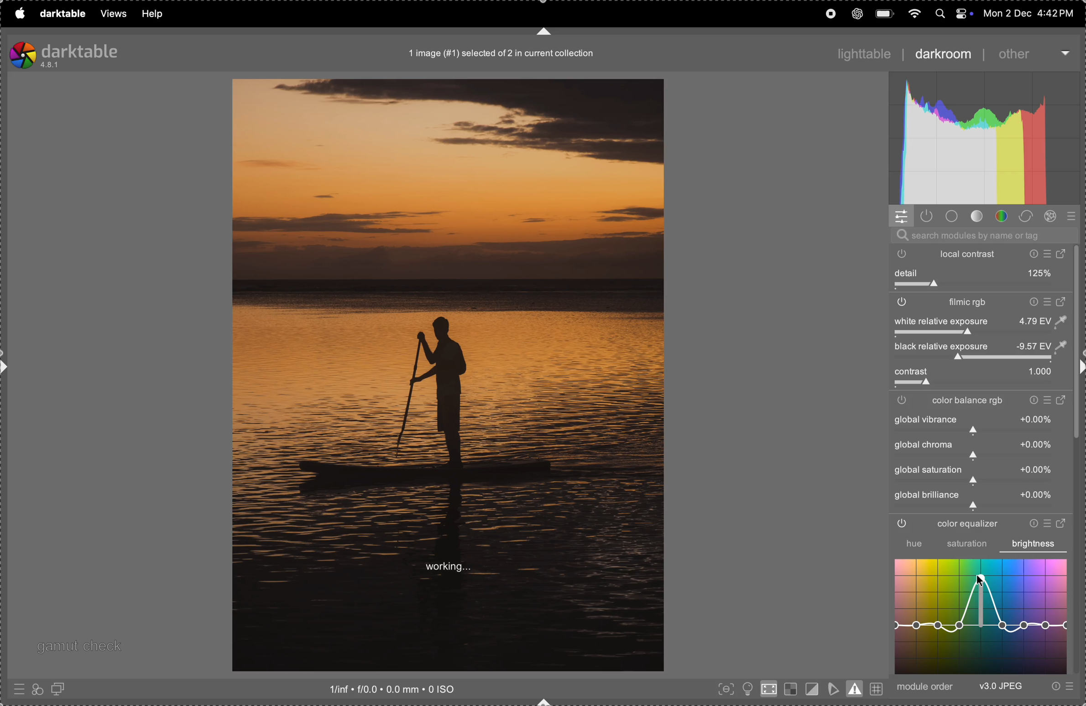  Describe the element at coordinates (1069, 217) in the screenshot. I see `all modules` at that location.